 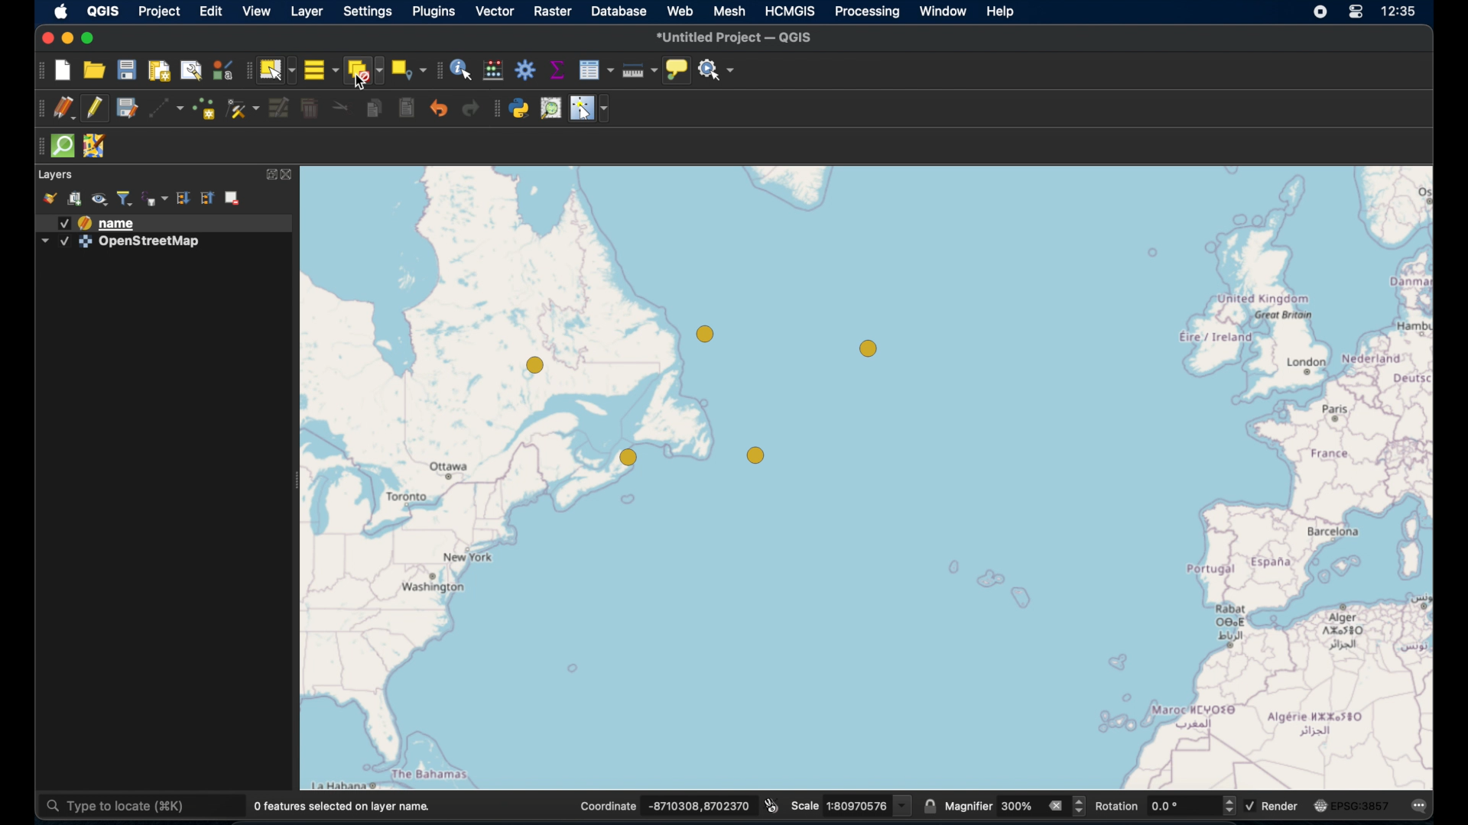 What do you see at coordinates (680, 11) in the screenshot?
I see `web` at bounding box center [680, 11].